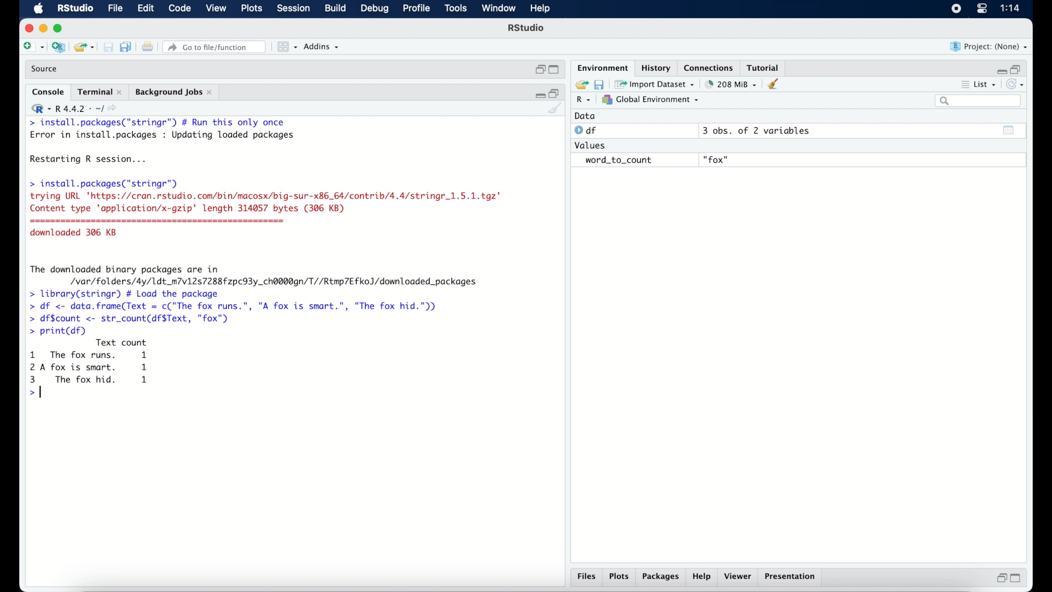 This screenshot has height=592, width=1052. What do you see at coordinates (116, 9) in the screenshot?
I see `file` at bounding box center [116, 9].